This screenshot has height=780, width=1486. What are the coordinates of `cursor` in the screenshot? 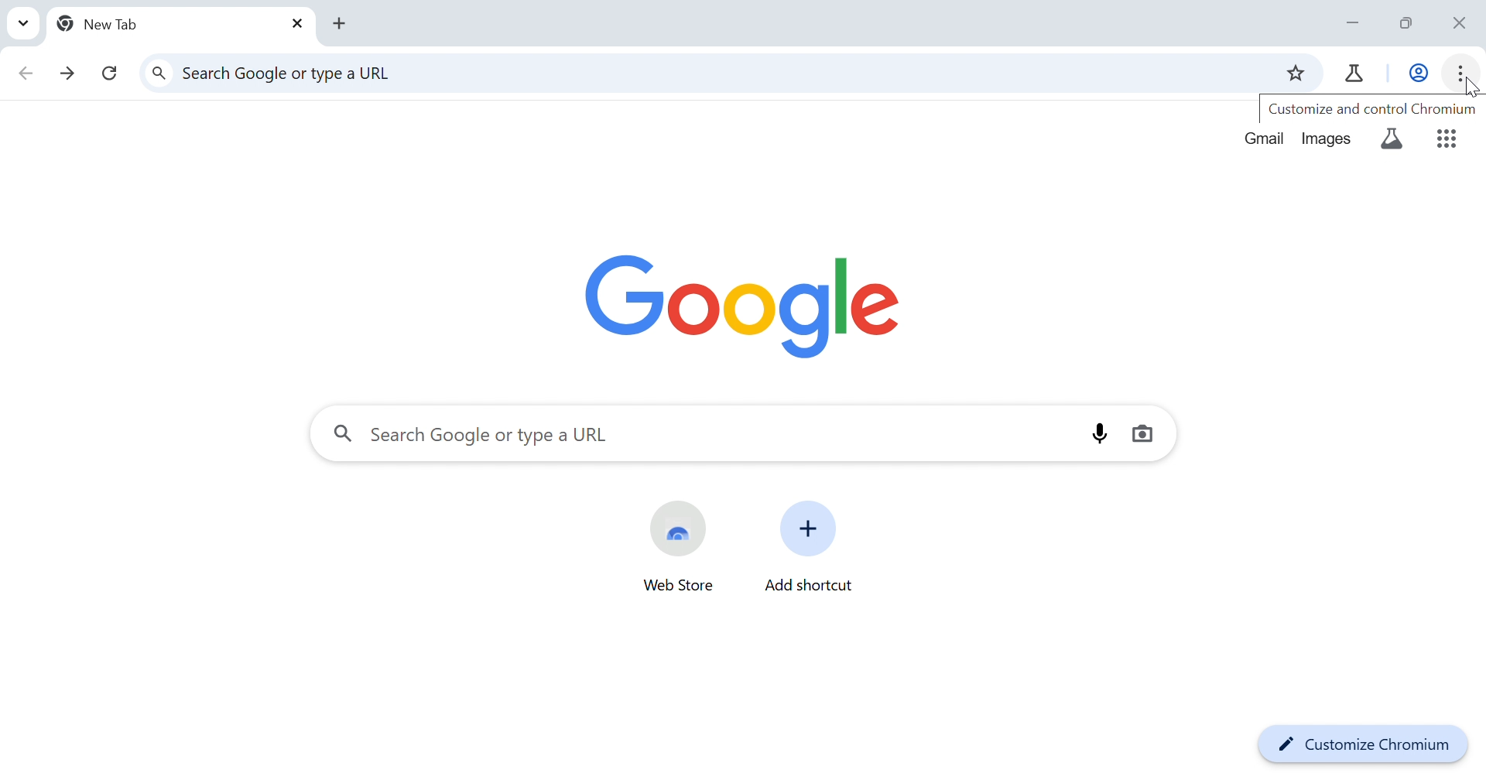 It's located at (1467, 87).